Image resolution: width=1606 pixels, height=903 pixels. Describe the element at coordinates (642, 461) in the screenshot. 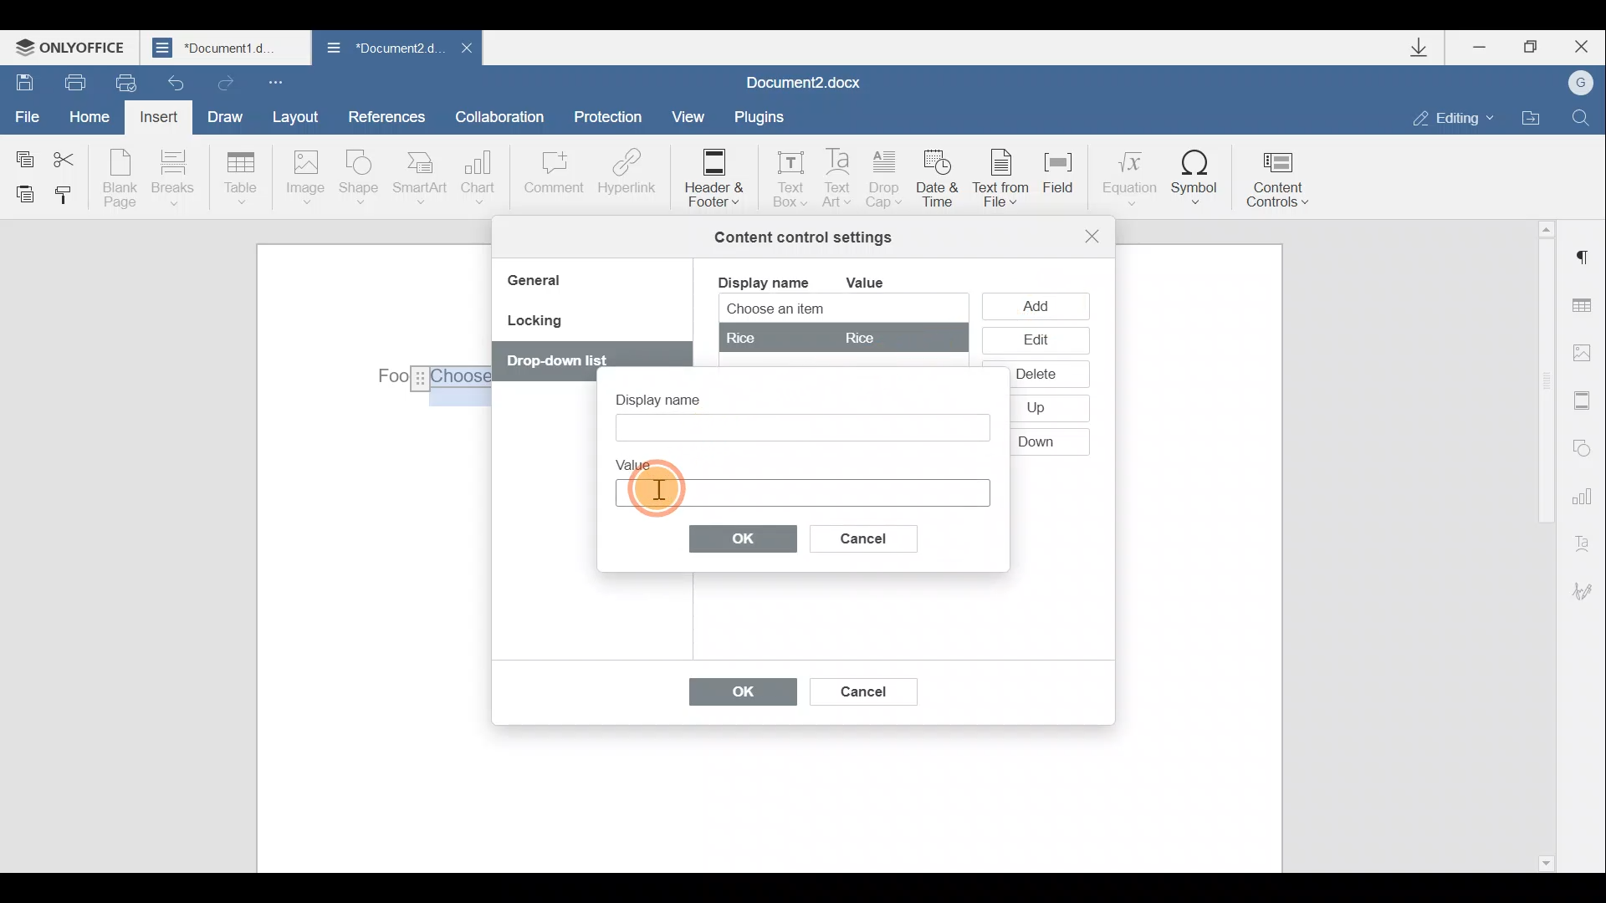

I see `Value` at that location.